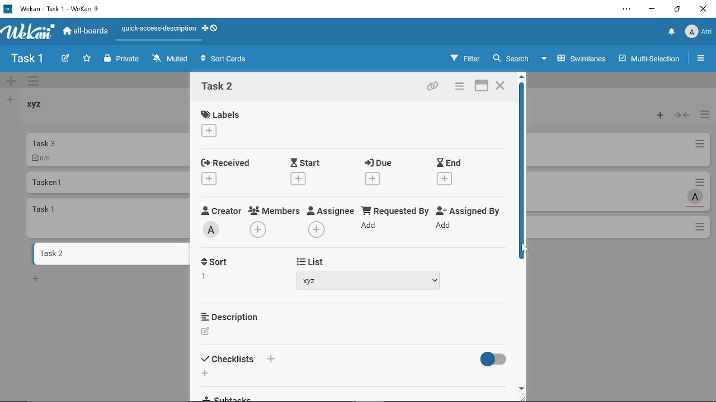  Describe the element at coordinates (312, 261) in the screenshot. I see `List` at that location.